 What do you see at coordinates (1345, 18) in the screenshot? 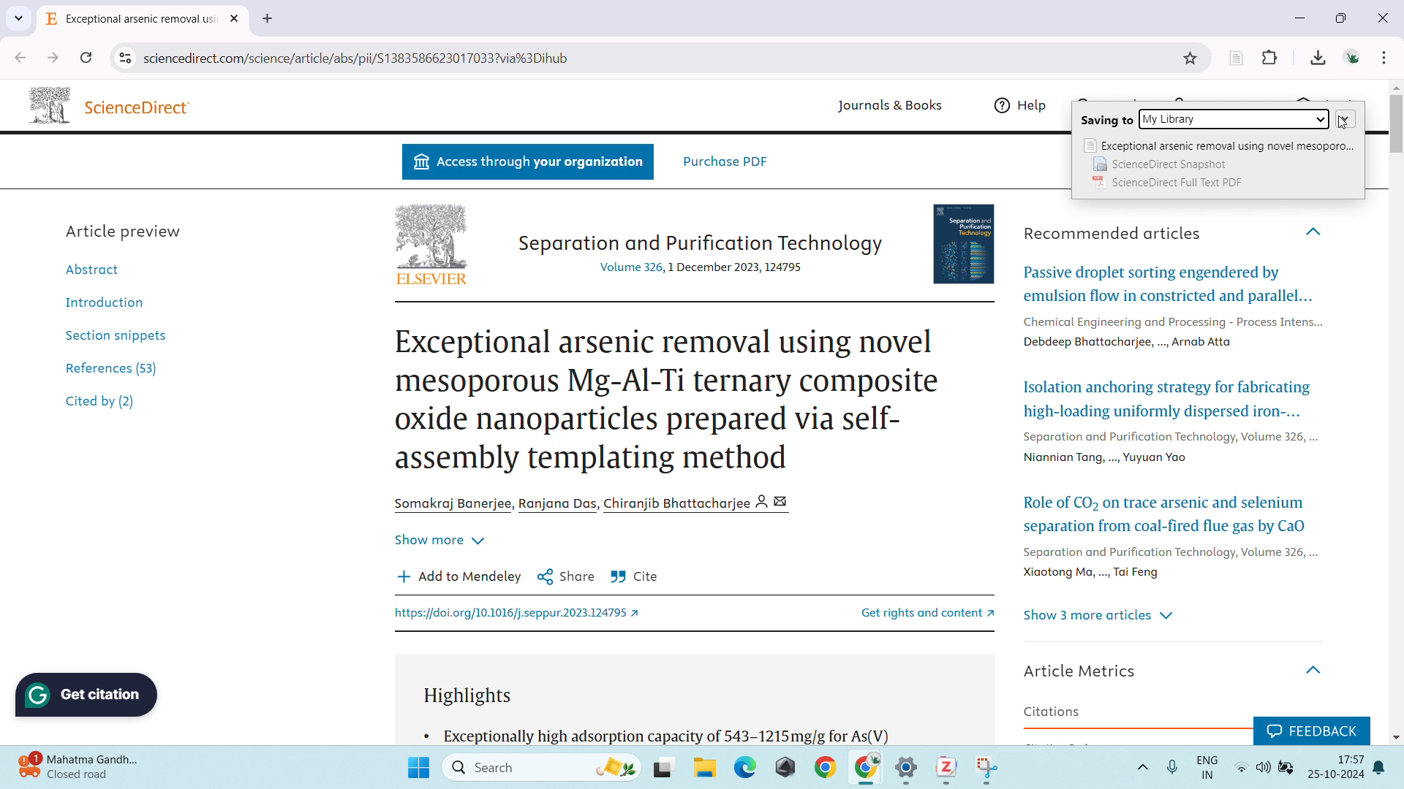
I see `maximize` at bounding box center [1345, 18].